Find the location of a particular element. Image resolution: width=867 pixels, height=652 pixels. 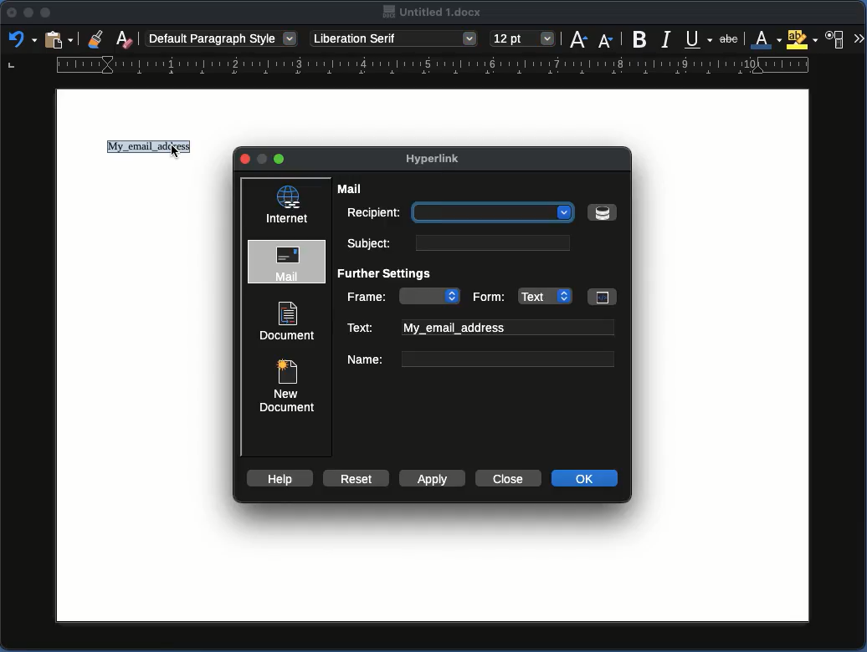

Form is located at coordinates (542, 295).